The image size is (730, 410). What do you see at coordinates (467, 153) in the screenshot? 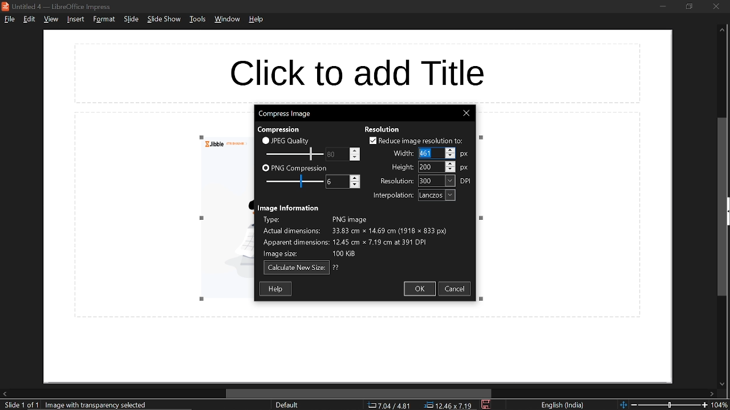
I see `px` at bounding box center [467, 153].